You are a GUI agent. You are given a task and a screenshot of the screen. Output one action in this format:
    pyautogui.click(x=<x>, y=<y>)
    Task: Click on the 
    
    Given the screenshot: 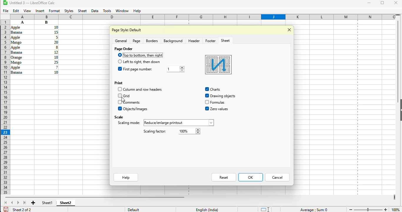 What is the action you would take?
    pyautogui.click(x=22, y=67)
    